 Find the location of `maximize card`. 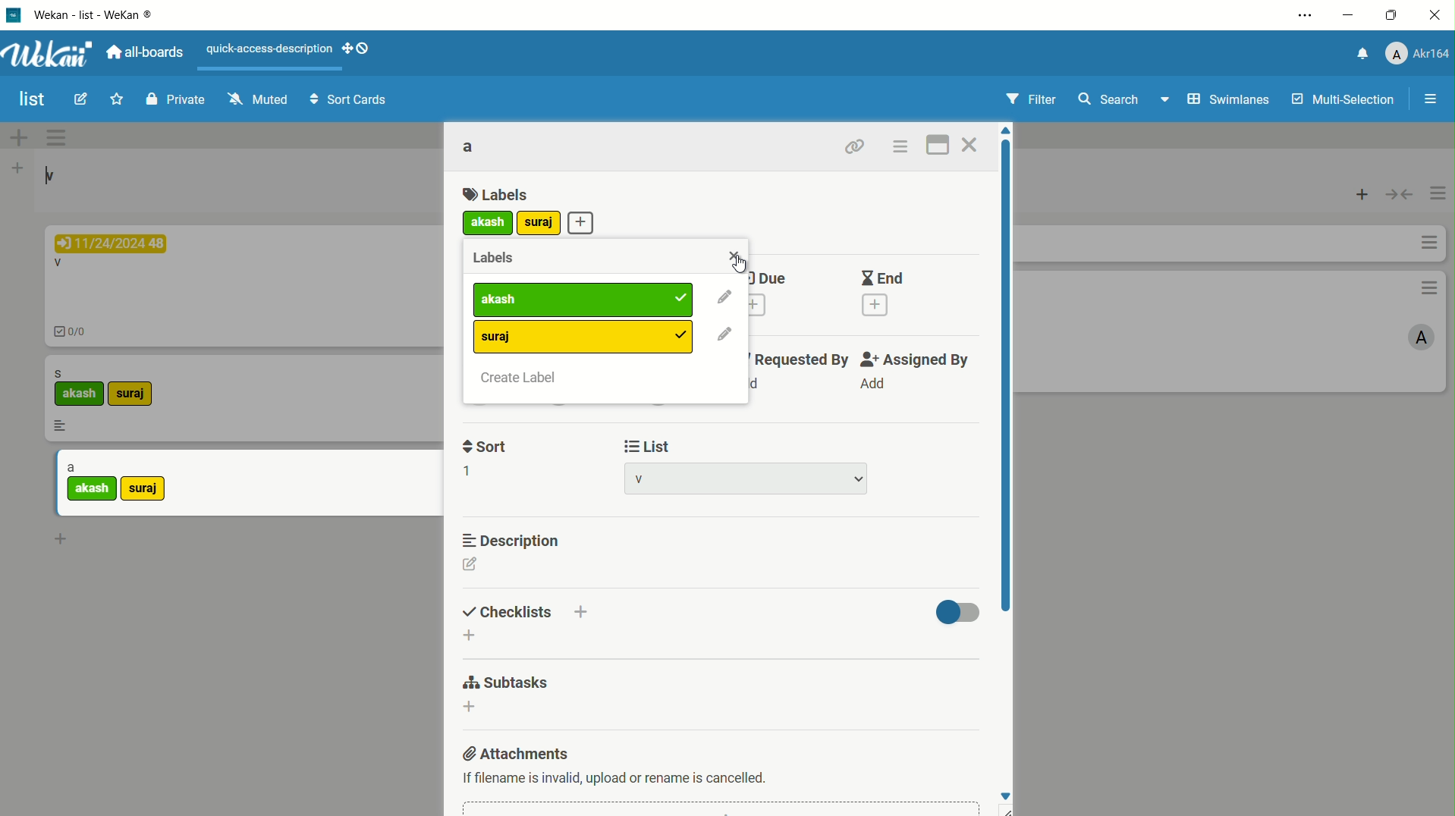

maximize card is located at coordinates (940, 144).